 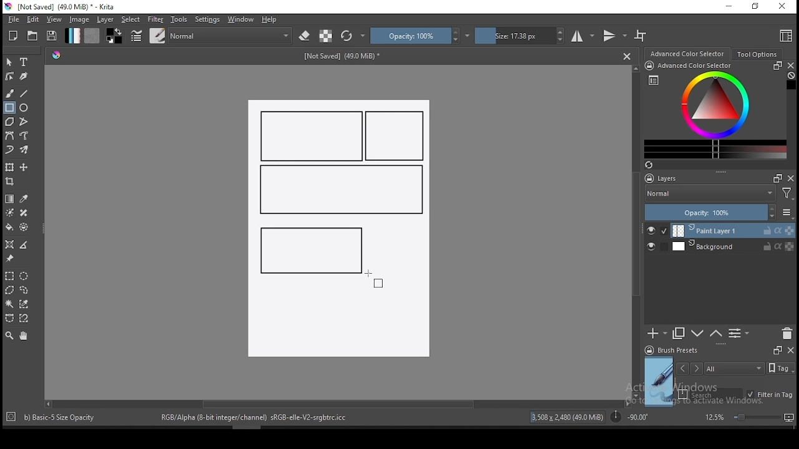 I want to click on rectangle tool, so click(x=9, y=108).